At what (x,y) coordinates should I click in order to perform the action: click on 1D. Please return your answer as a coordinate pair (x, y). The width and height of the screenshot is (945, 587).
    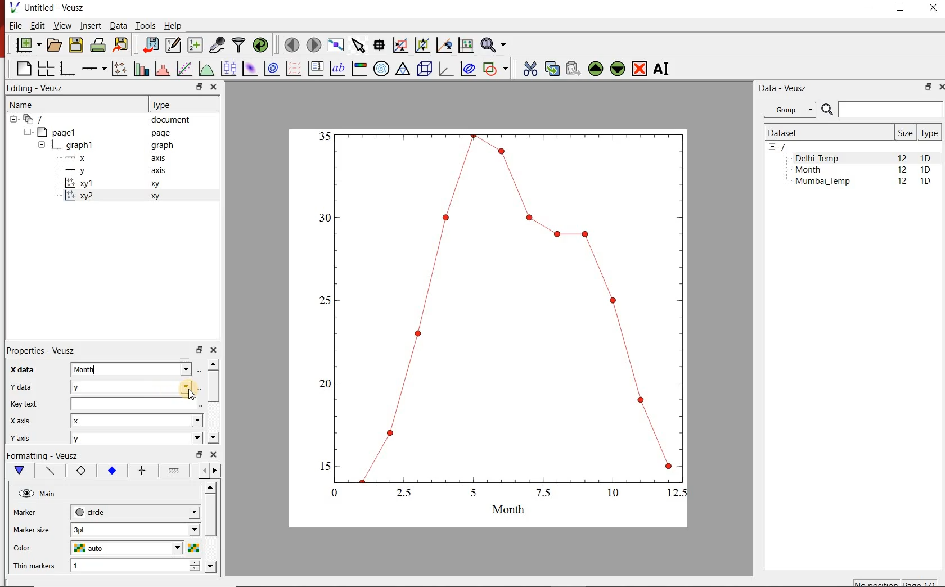
    Looking at the image, I should click on (925, 170).